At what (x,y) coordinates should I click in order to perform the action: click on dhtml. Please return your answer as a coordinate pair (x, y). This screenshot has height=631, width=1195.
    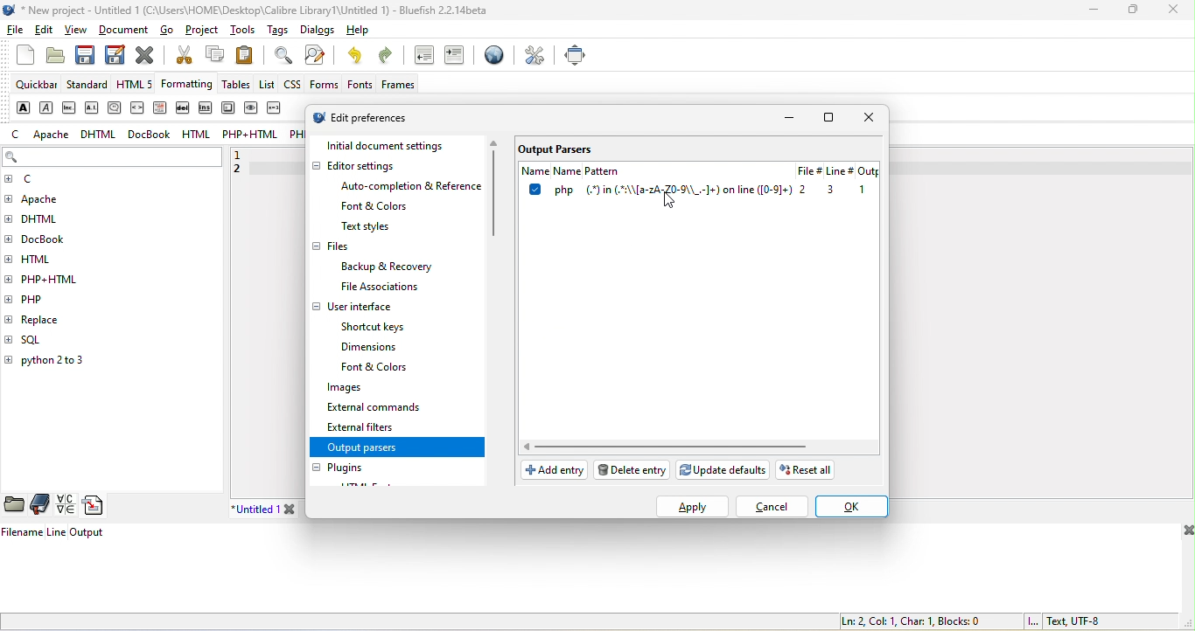
    Looking at the image, I should click on (101, 135).